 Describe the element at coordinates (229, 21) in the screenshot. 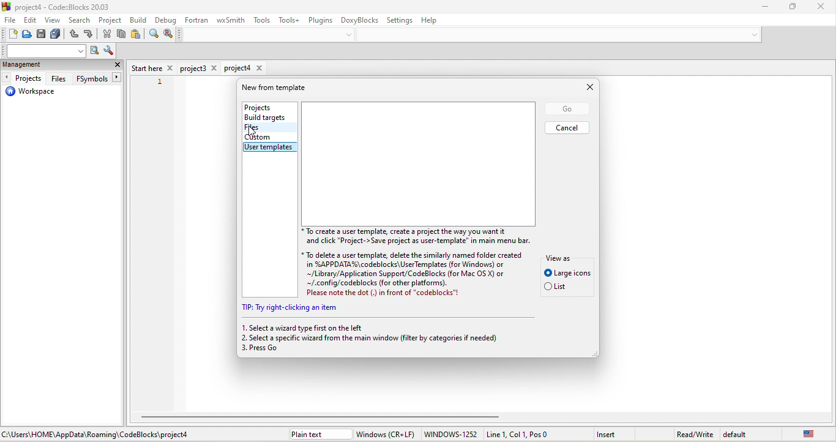

I see `wxsmith` at that location.